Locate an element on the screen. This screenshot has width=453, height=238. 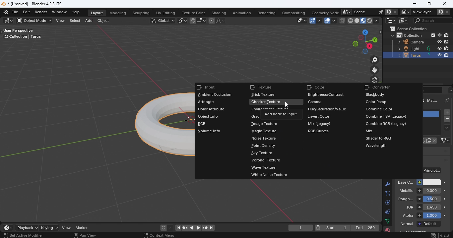
Material specials is located at coordinates (446, 128).